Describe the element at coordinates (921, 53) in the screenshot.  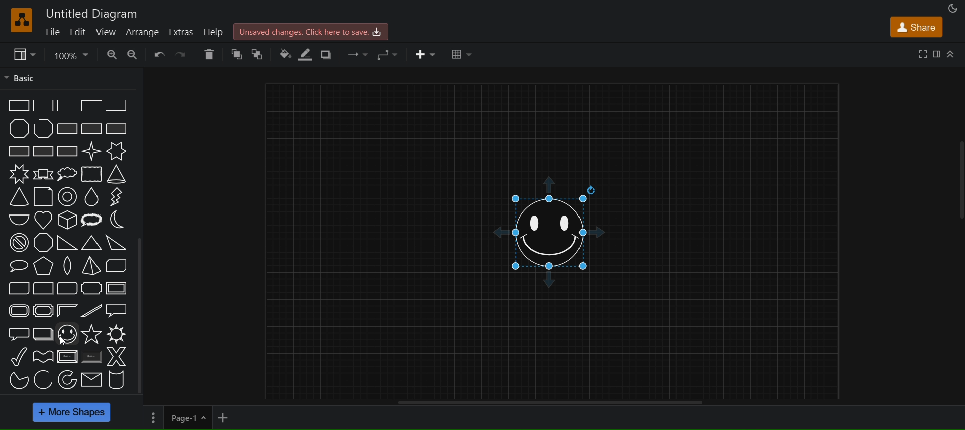
I see `fullscreen` at that location.